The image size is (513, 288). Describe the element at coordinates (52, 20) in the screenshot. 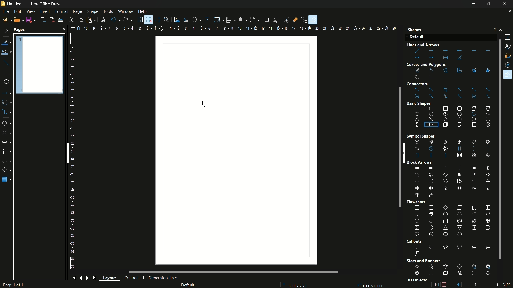

I see `export directly as pdf` at that location.